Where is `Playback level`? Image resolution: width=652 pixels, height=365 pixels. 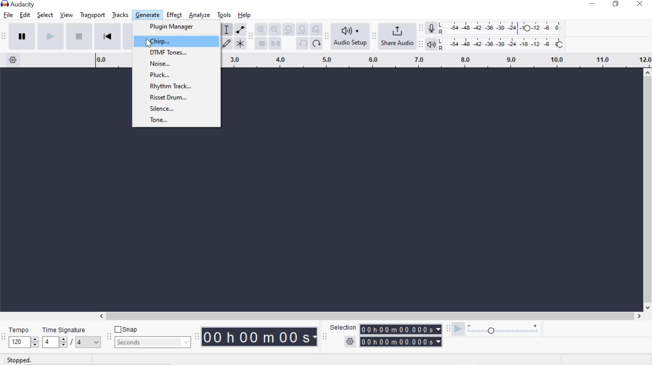
Playback level is located at coordinates (503, 44).